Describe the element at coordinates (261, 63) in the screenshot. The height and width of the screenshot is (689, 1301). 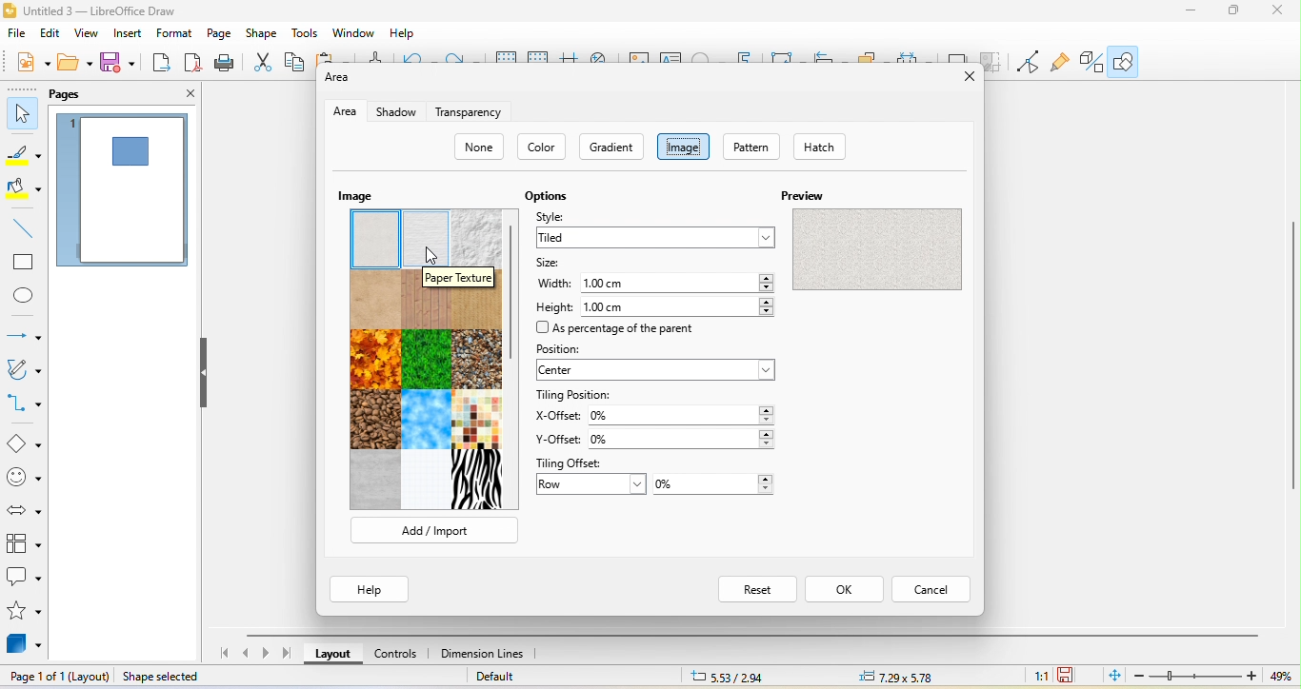
I see `cut` at that location.